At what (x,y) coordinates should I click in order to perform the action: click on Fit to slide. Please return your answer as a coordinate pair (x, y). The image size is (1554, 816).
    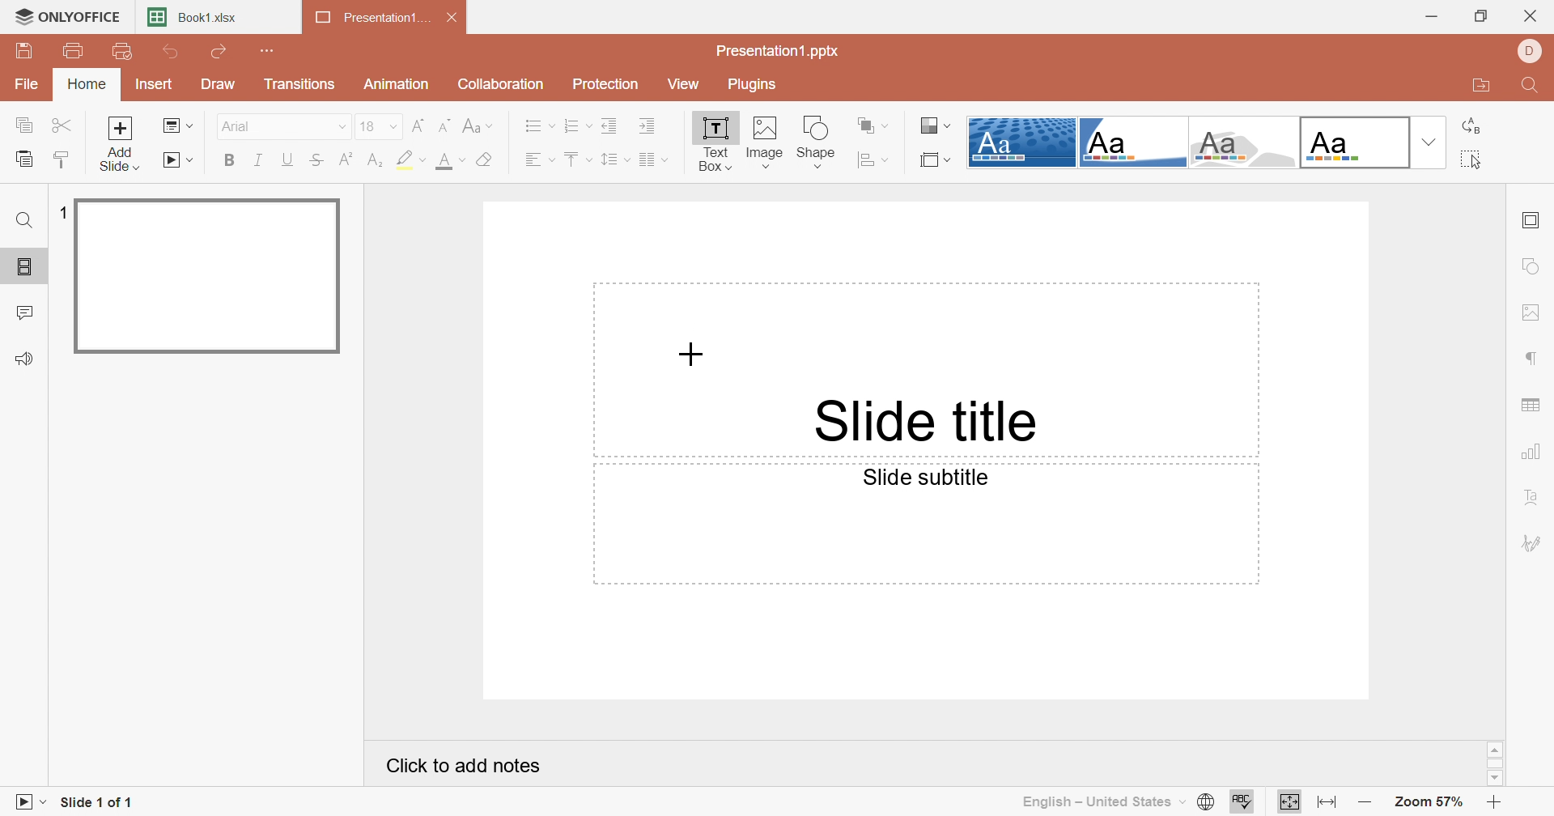
    Looking at the image, I should click on (1288, 801).